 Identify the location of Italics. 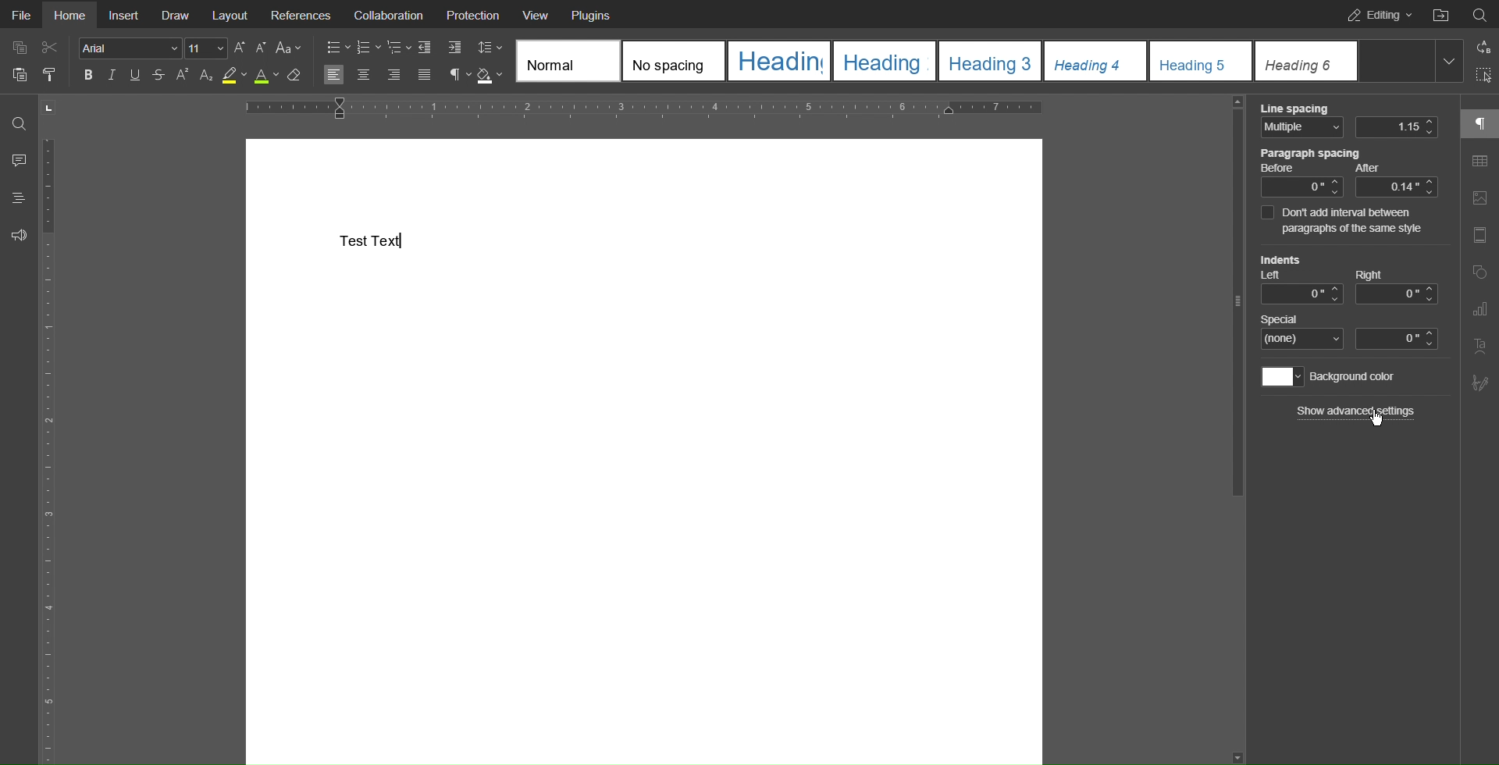
(114, 76).